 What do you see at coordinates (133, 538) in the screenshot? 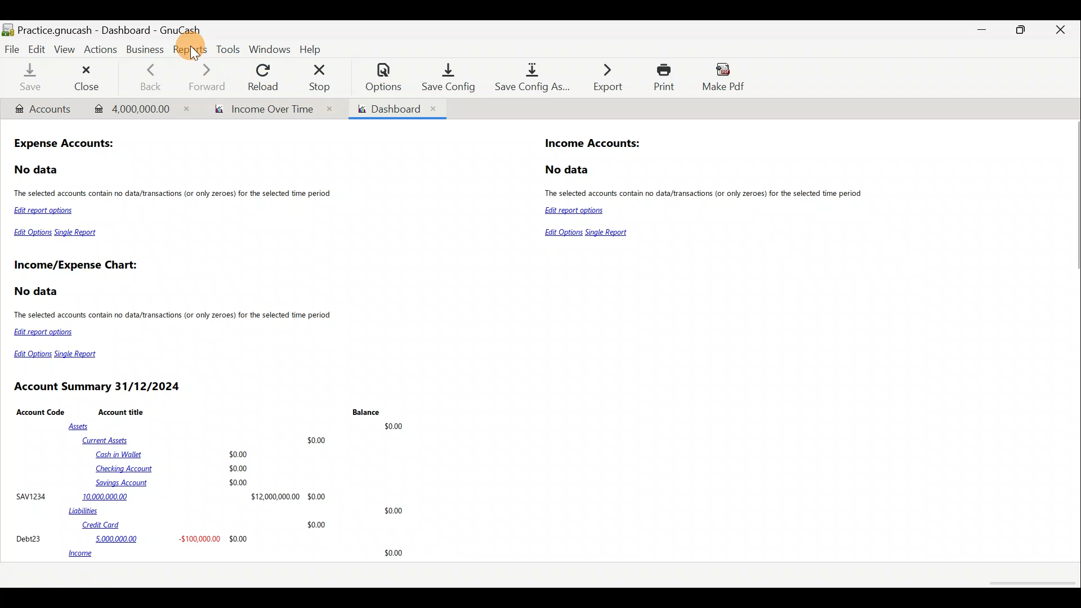
I see `Debt23 5,000,000.00 -$100,000.00 $0.00` at bounding box center [133, 538].